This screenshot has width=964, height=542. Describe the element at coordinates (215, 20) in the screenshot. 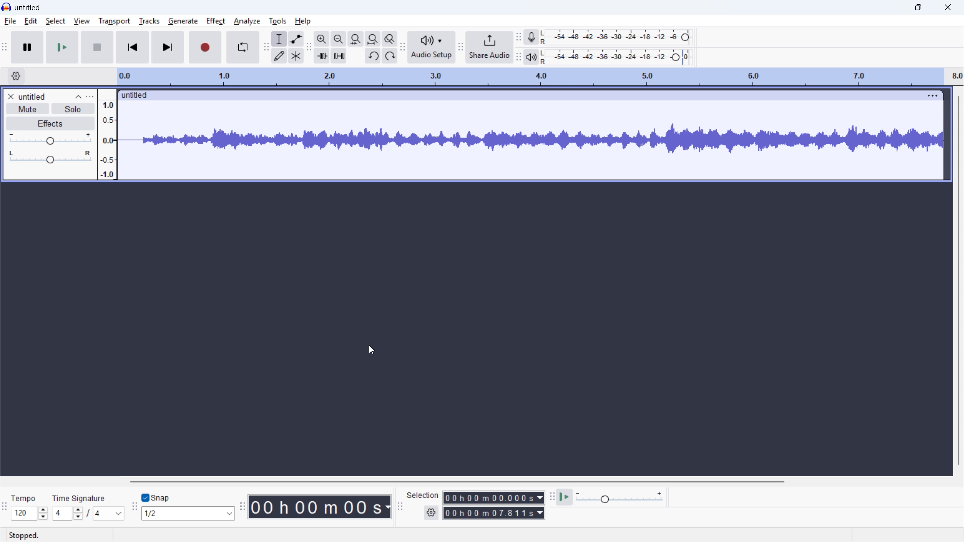

I see `effect` at that location.